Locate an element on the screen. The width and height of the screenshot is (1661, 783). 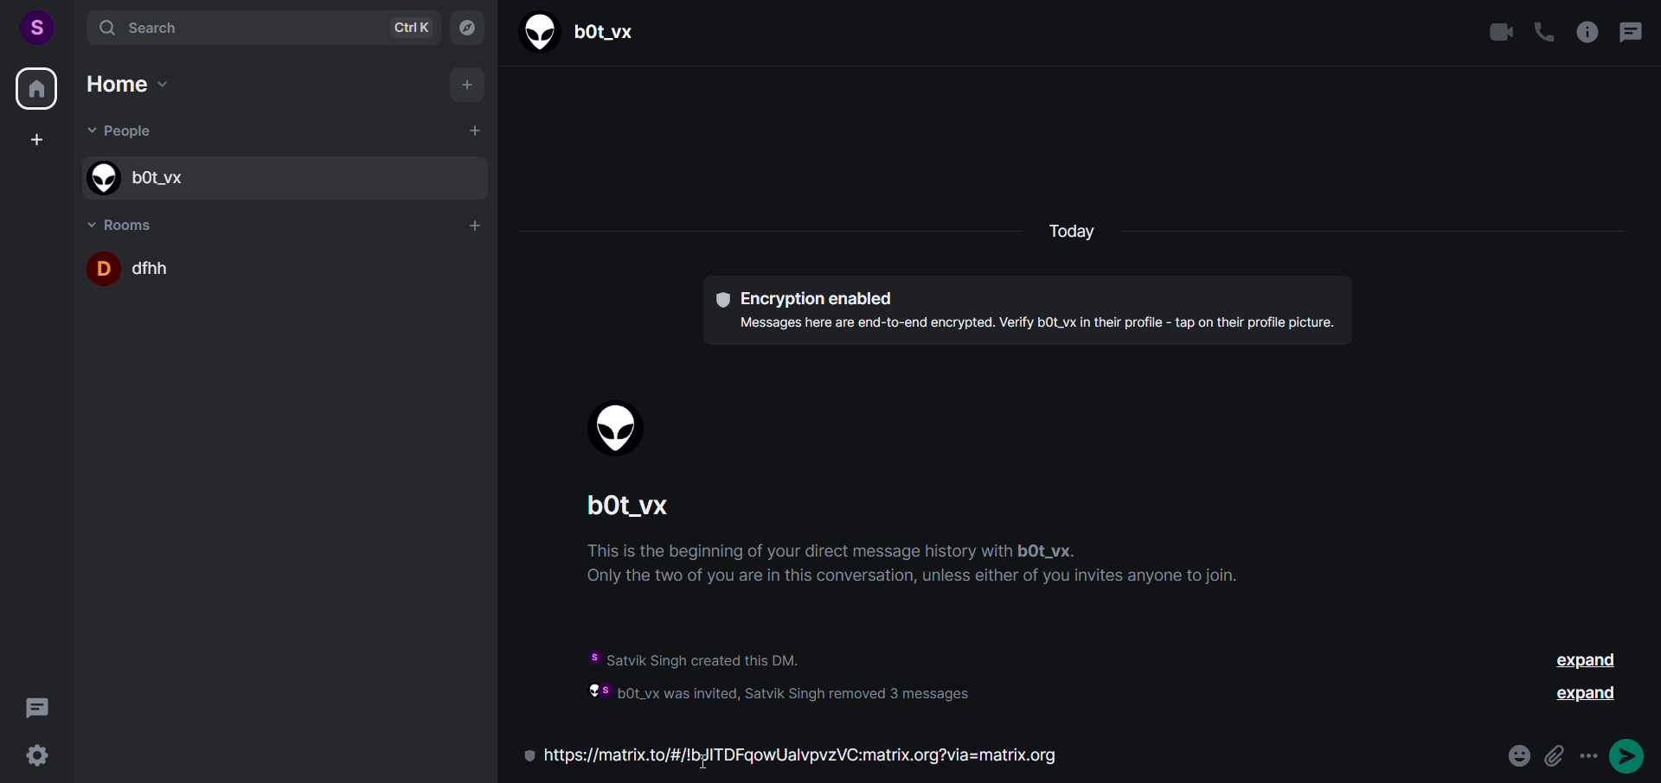
cursor is located at coordinates (705, 761).